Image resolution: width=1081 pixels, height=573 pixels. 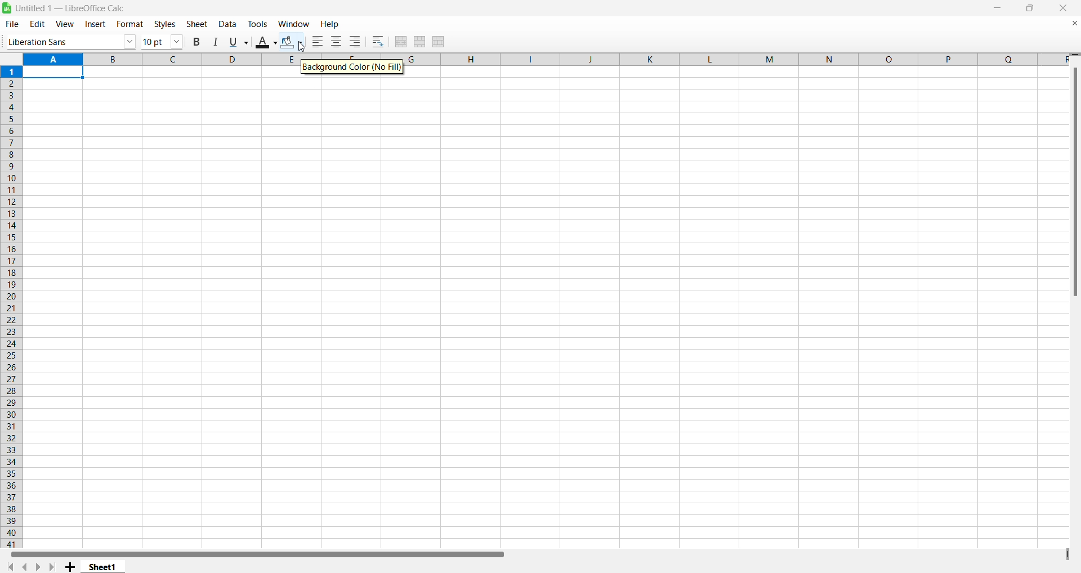 I want to click on file, so click(x=14, y=24).